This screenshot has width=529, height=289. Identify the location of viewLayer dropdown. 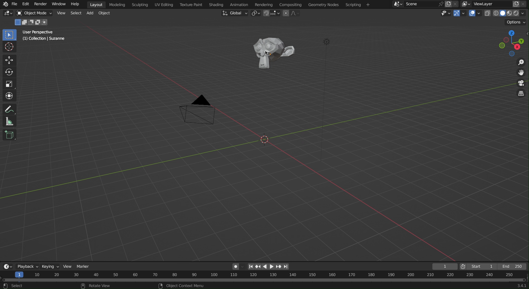
(466, 4).